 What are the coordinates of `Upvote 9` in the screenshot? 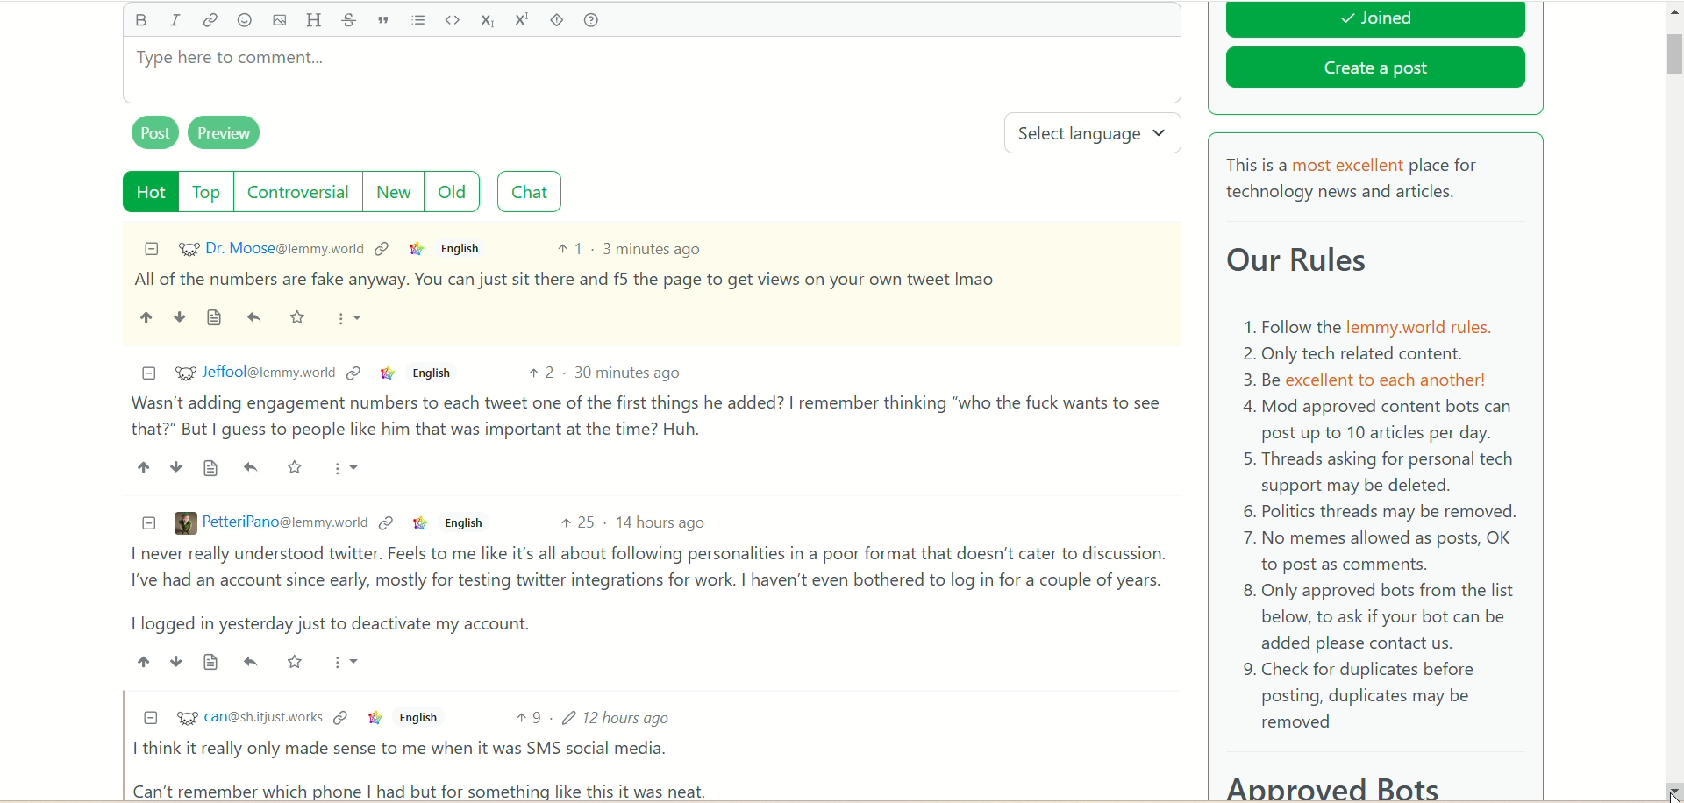 It's located at (529, 717).